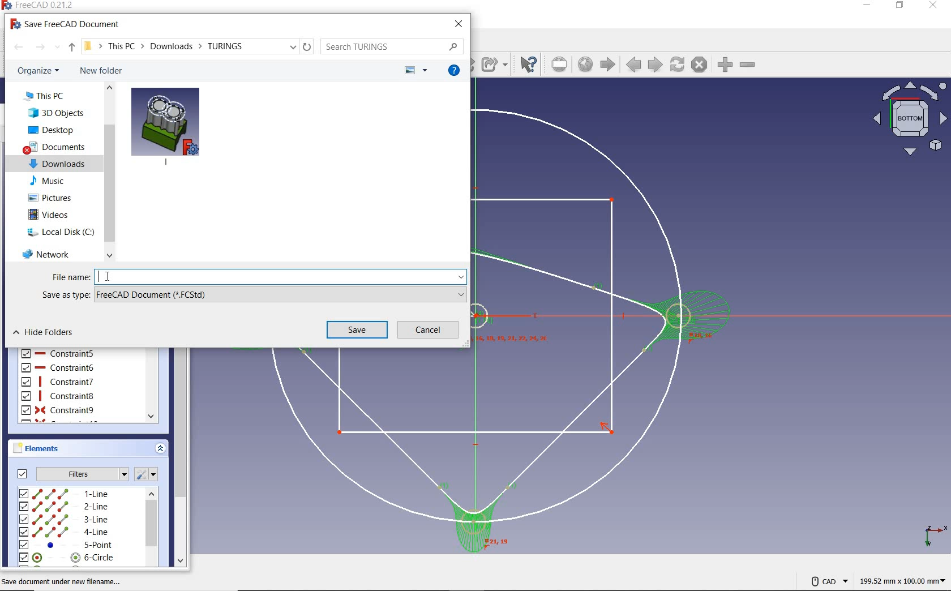  I want to click on make sub-link, so click(494, 64).